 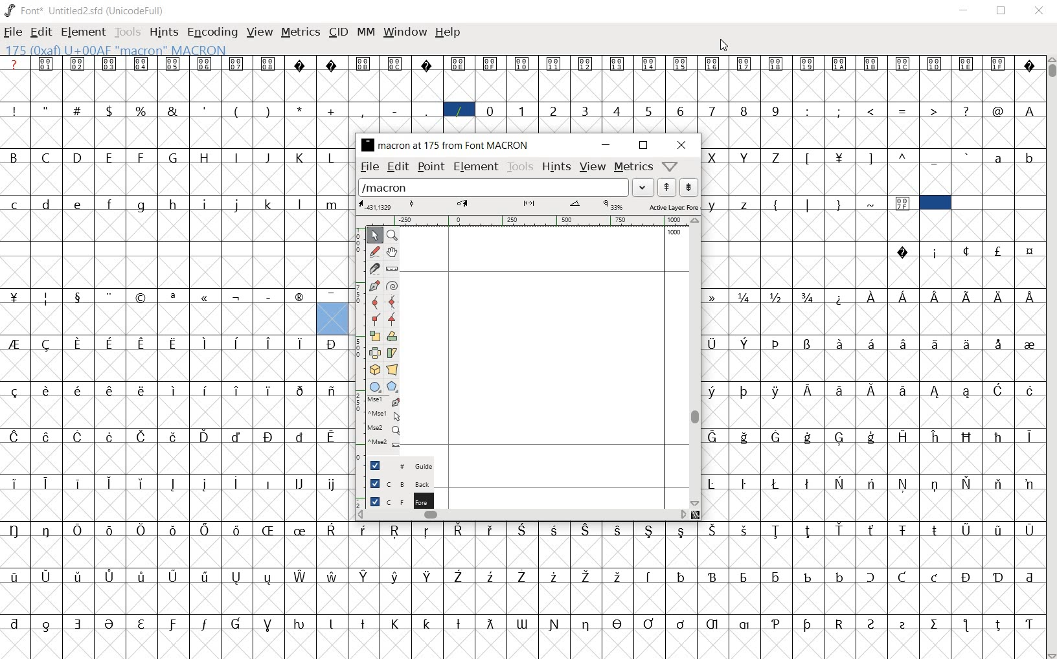 What do you see at coordinates (999, 528) in the screenshot?
I see `Symbol` at bounding box center [999, 528].